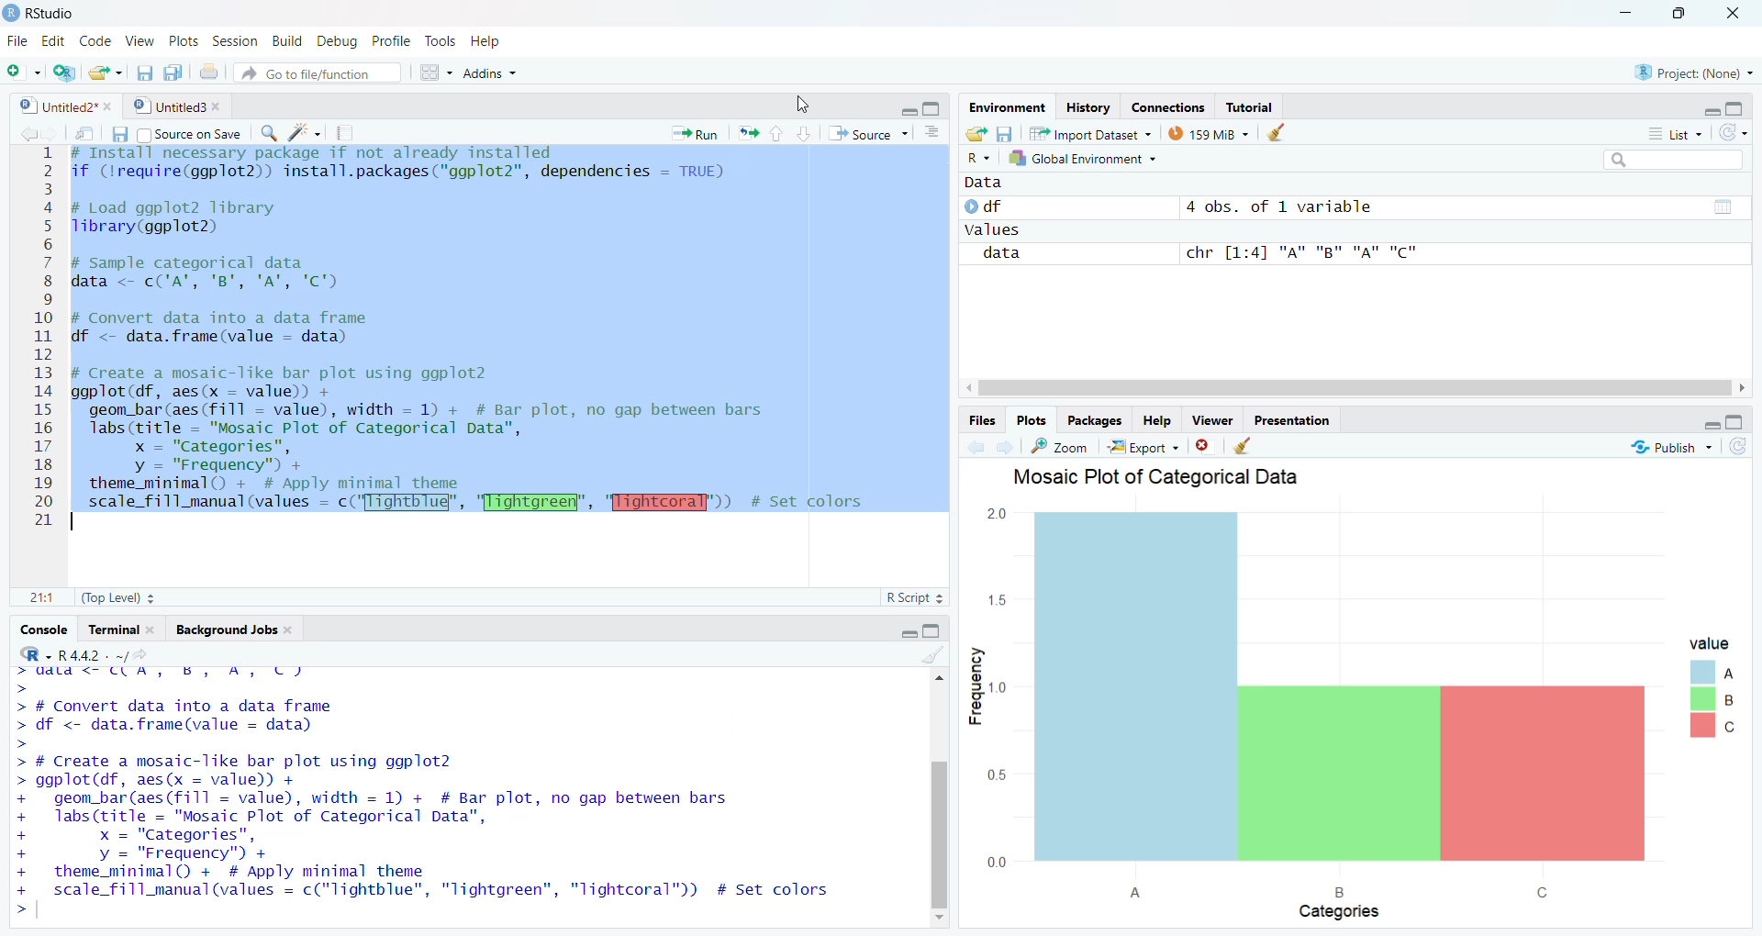  What do you see at coordinates (490, 72) in the screenshot?
I see `addins` at bounding box center [490, 72].